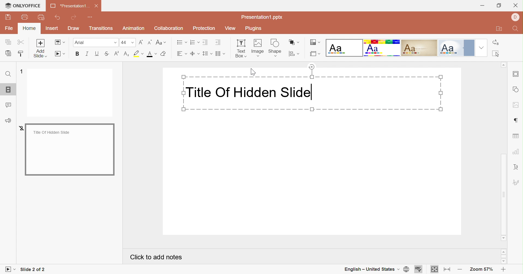  Describe the element at coordinates (259, 48) in the screenshot. I see `Image` at that location.